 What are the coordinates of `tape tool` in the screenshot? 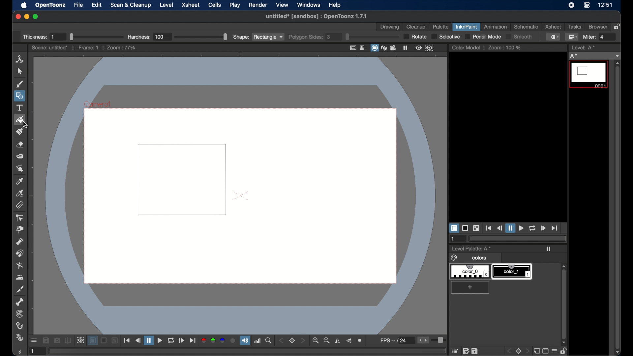 It's located at (20, 156).